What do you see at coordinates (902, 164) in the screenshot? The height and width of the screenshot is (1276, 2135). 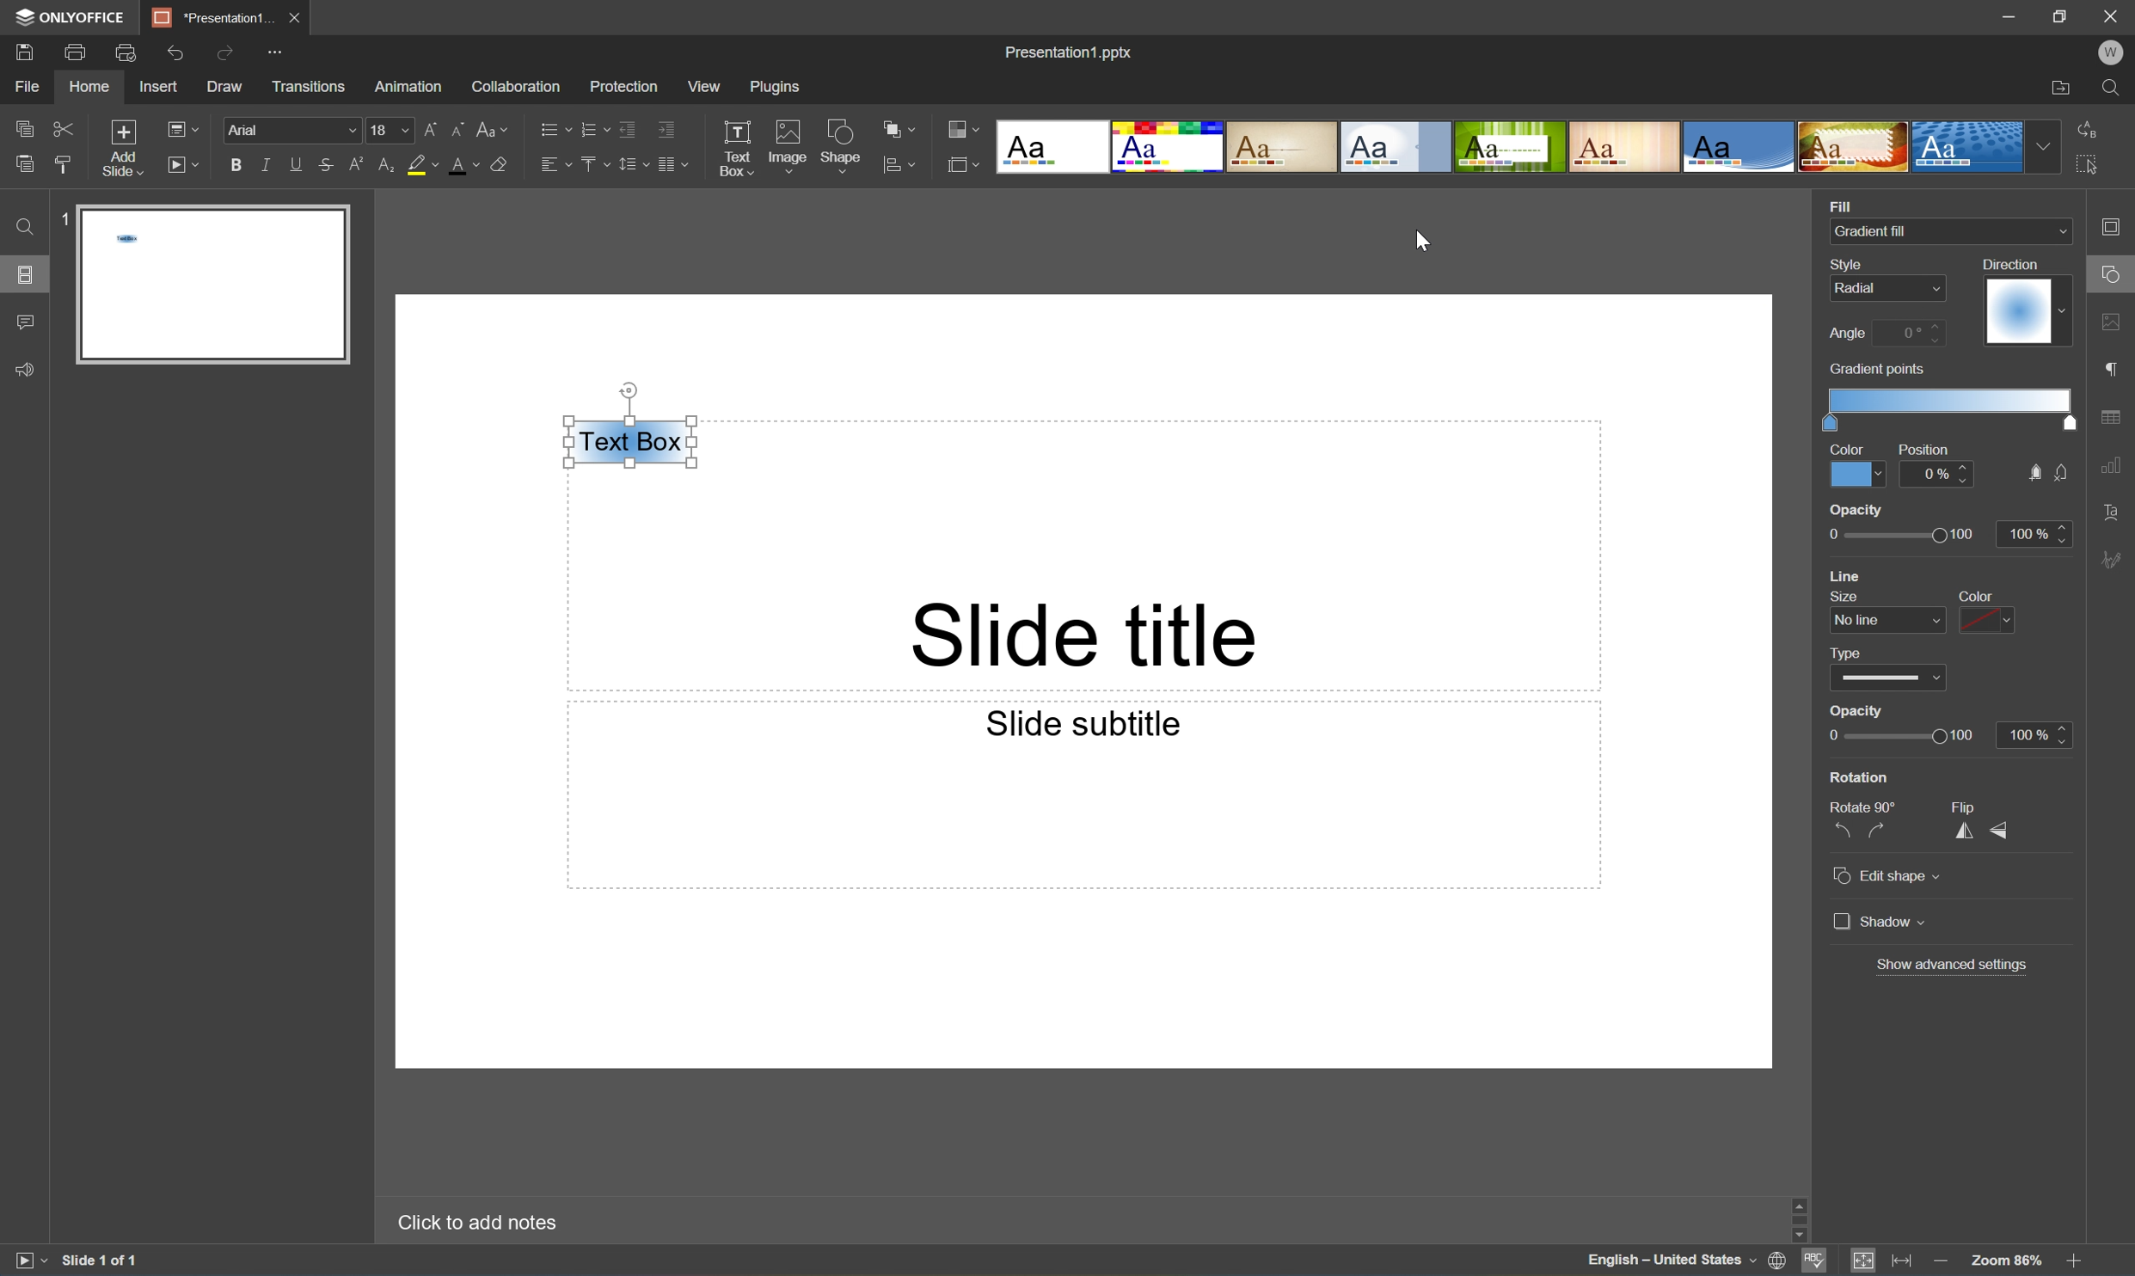 I see `Align shape` at bounding box center [902, 164].